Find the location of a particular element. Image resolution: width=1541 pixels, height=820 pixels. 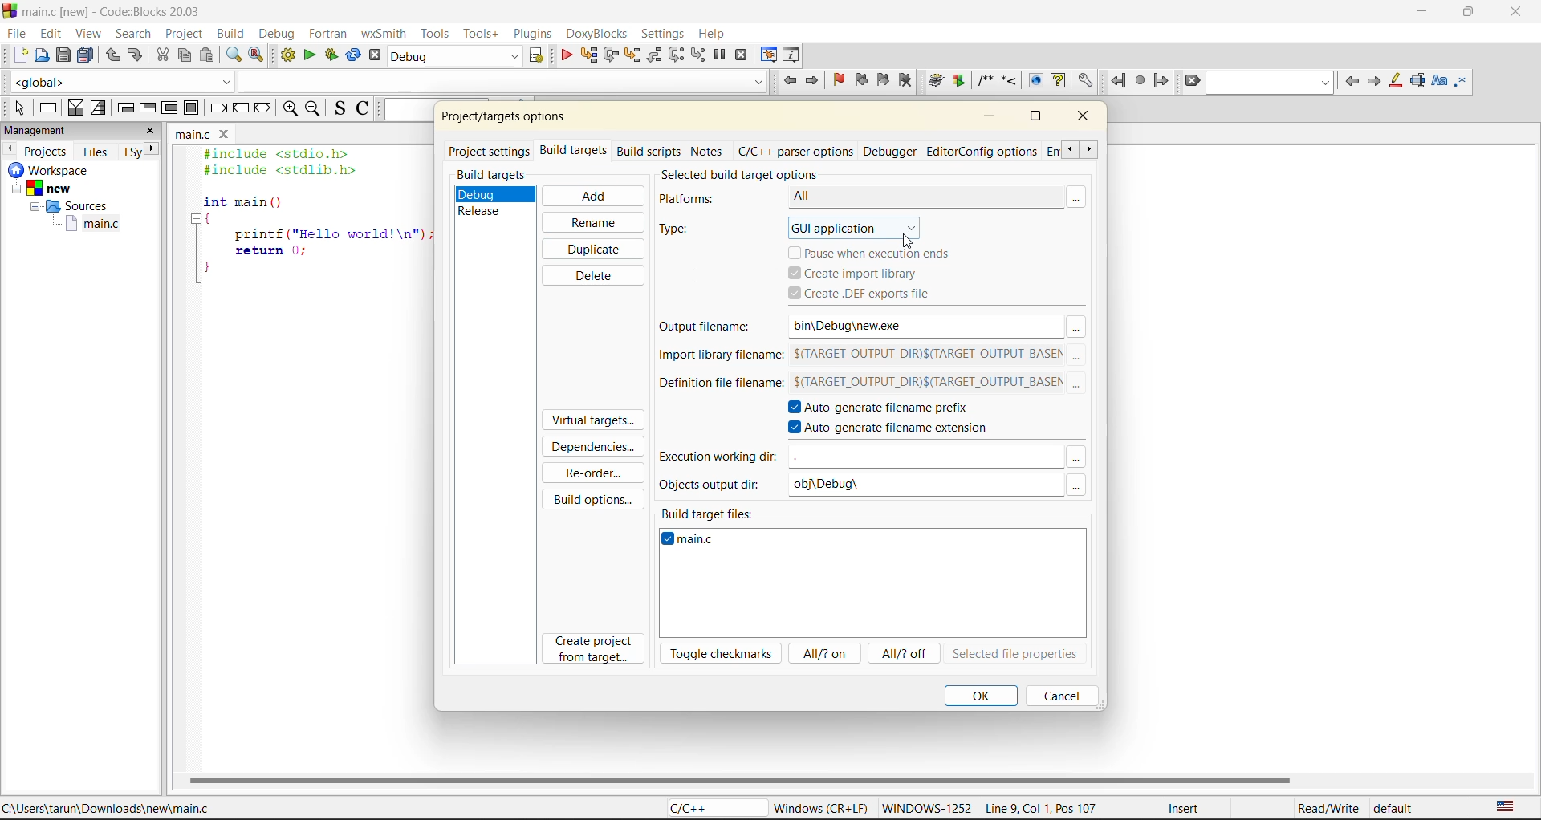

next is located at coordinates (1375, 82).